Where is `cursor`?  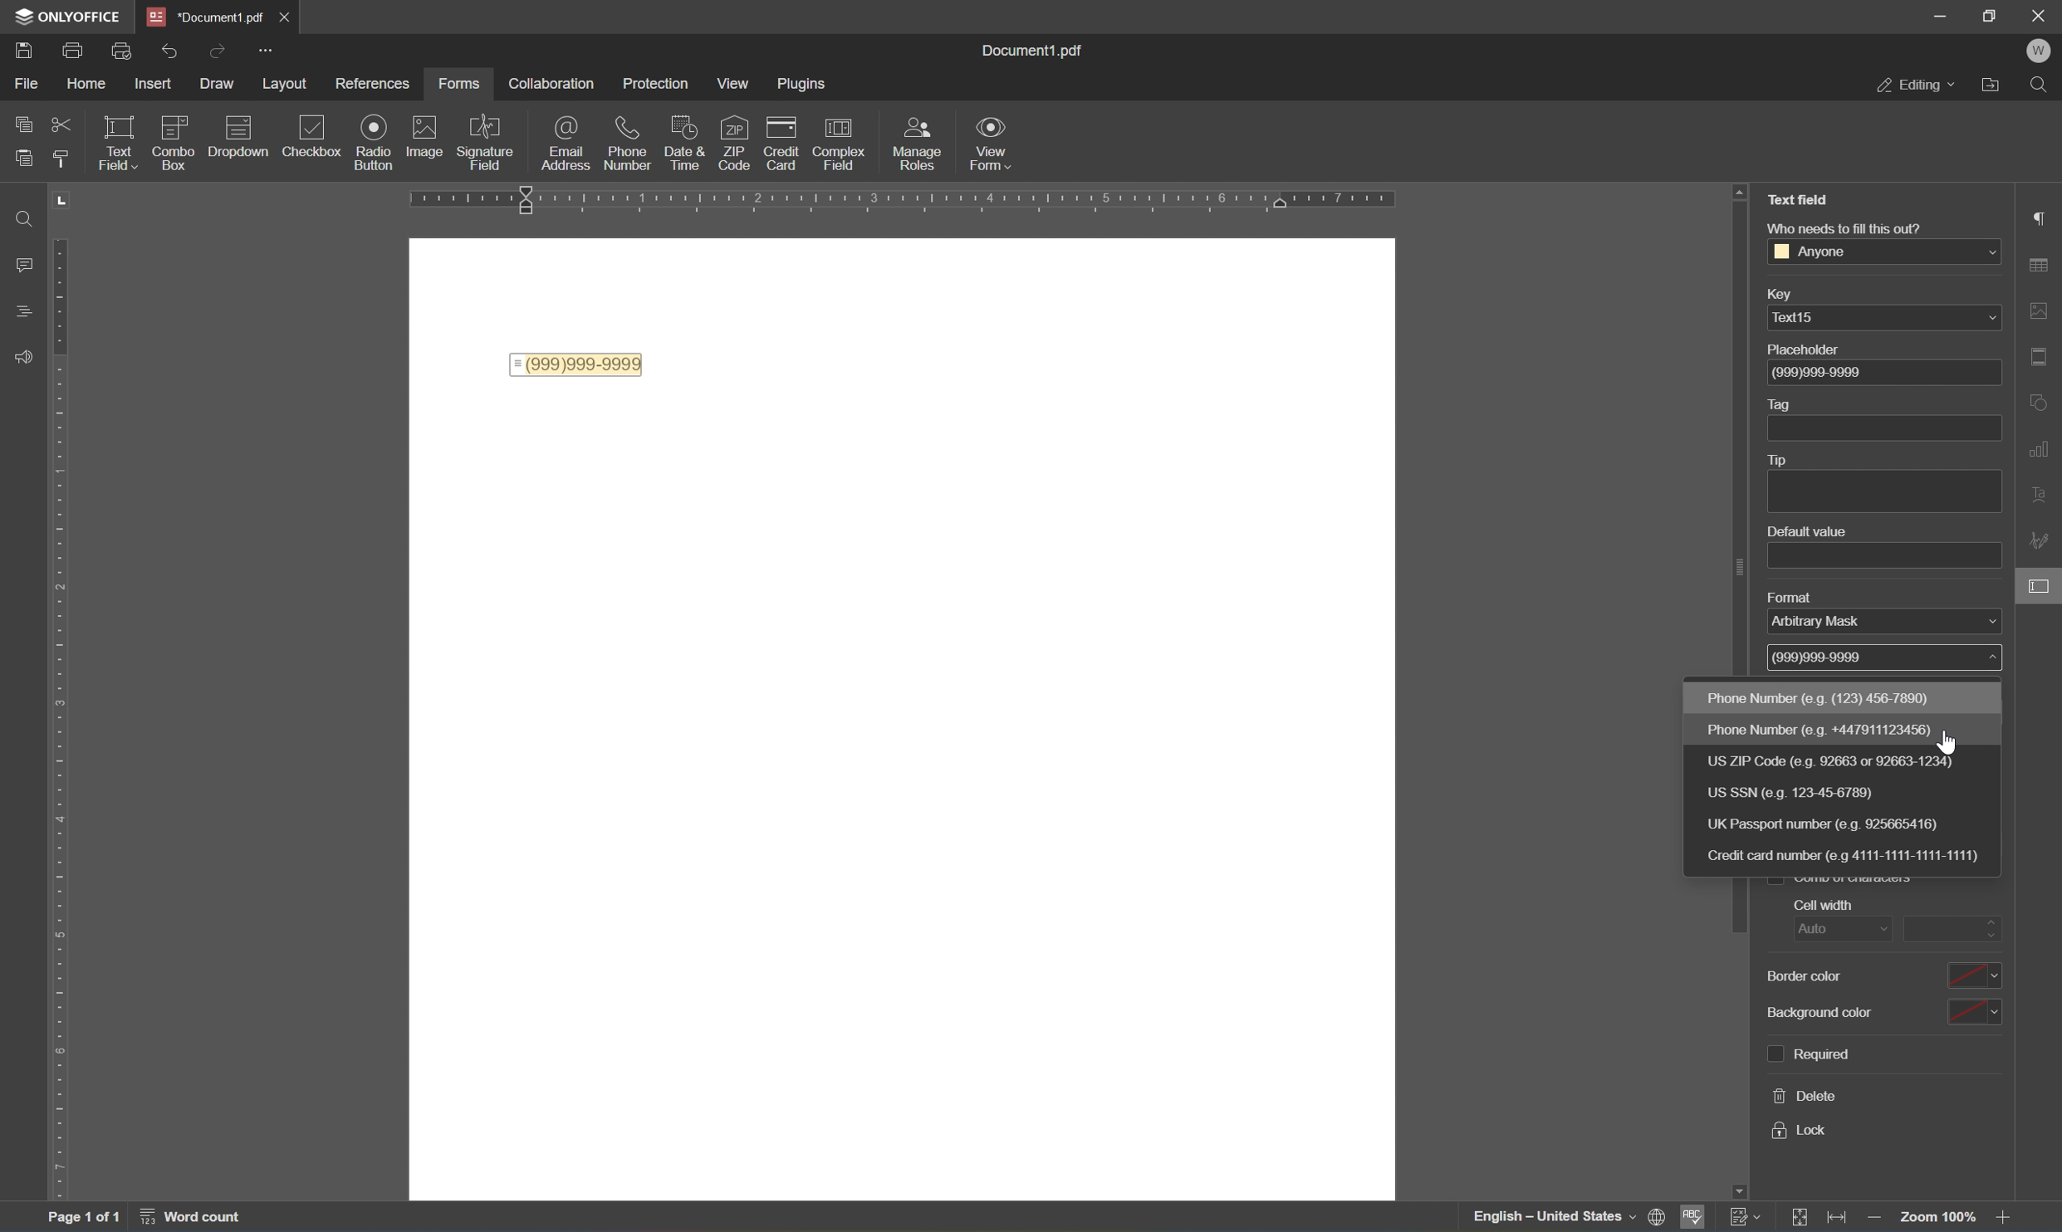 cursor is located at coordinates (2044, 593).